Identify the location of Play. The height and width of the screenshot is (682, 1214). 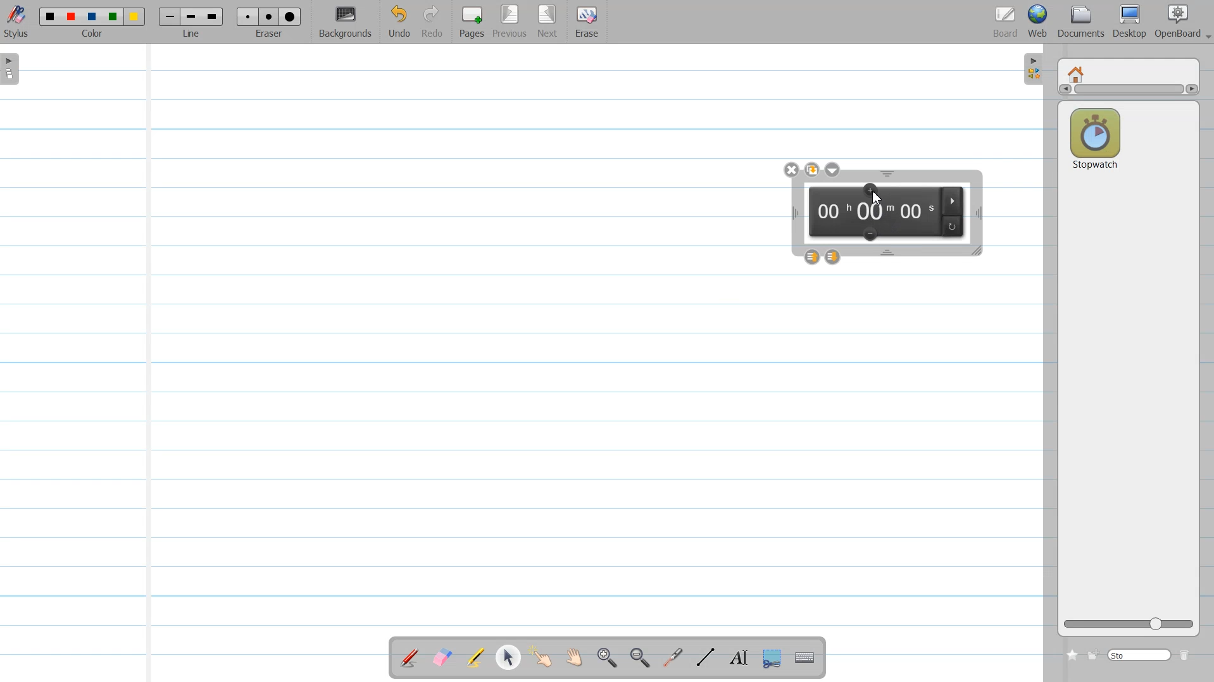
(952, 200).